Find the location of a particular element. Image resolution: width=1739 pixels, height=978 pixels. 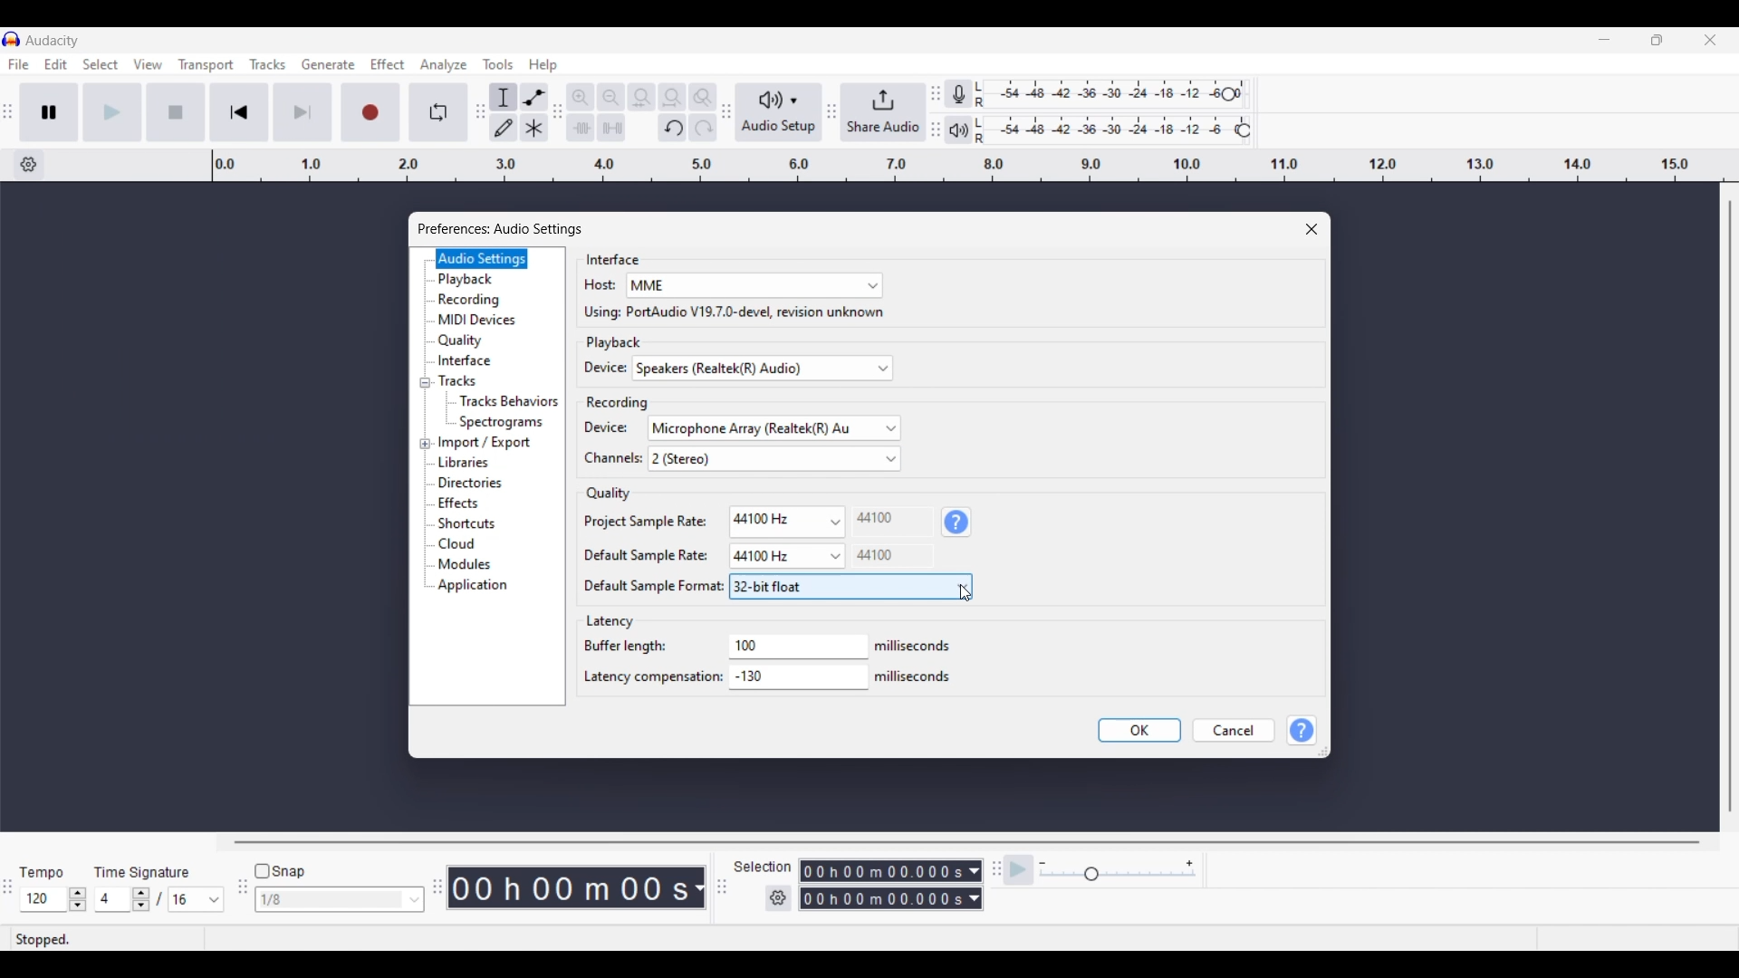

Enable looping is located at coordinates (439, 112).